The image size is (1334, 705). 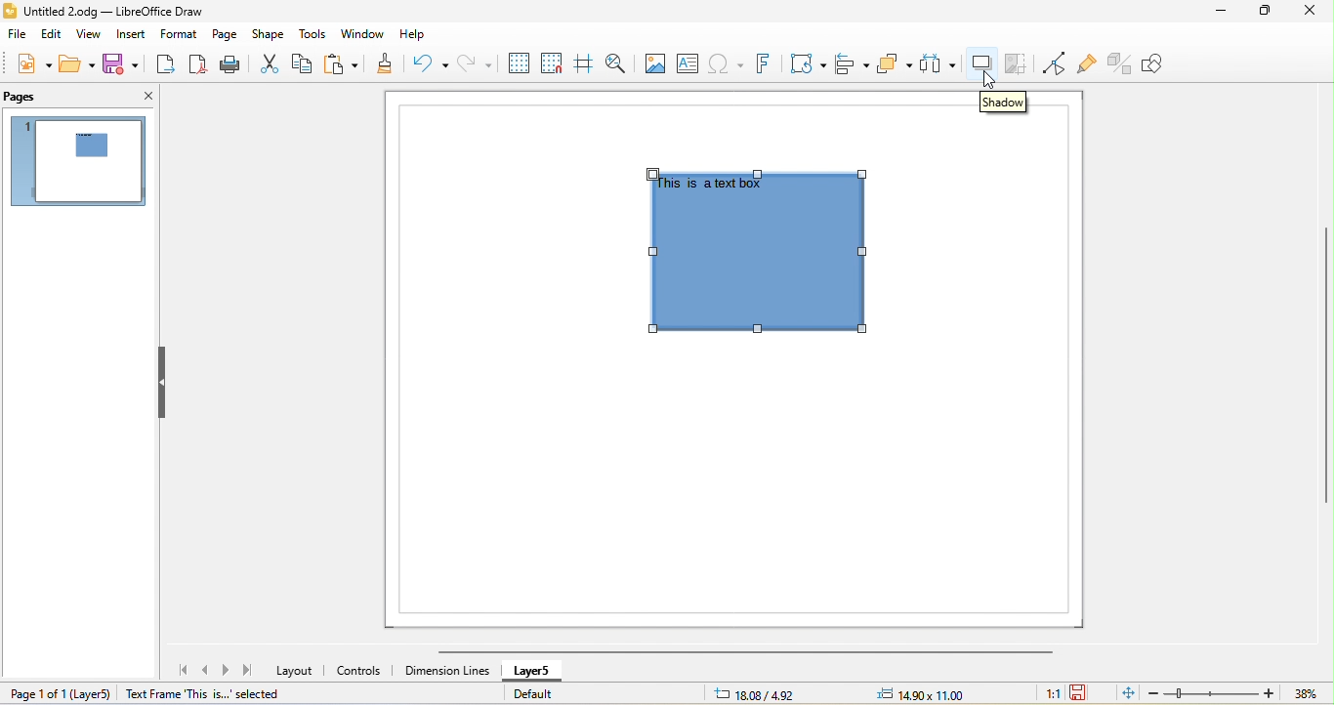 What do you see at coordinates (77, 160) in the screenshot?
I see `page 1` at bounding box center [77, 160].